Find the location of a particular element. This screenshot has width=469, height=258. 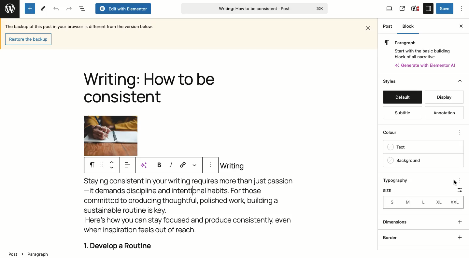

Document overview is located at coordinates (82, 9).